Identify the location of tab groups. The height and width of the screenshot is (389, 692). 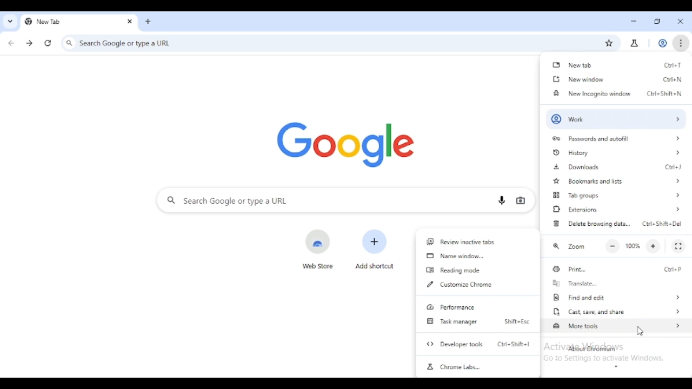
(616, 196).